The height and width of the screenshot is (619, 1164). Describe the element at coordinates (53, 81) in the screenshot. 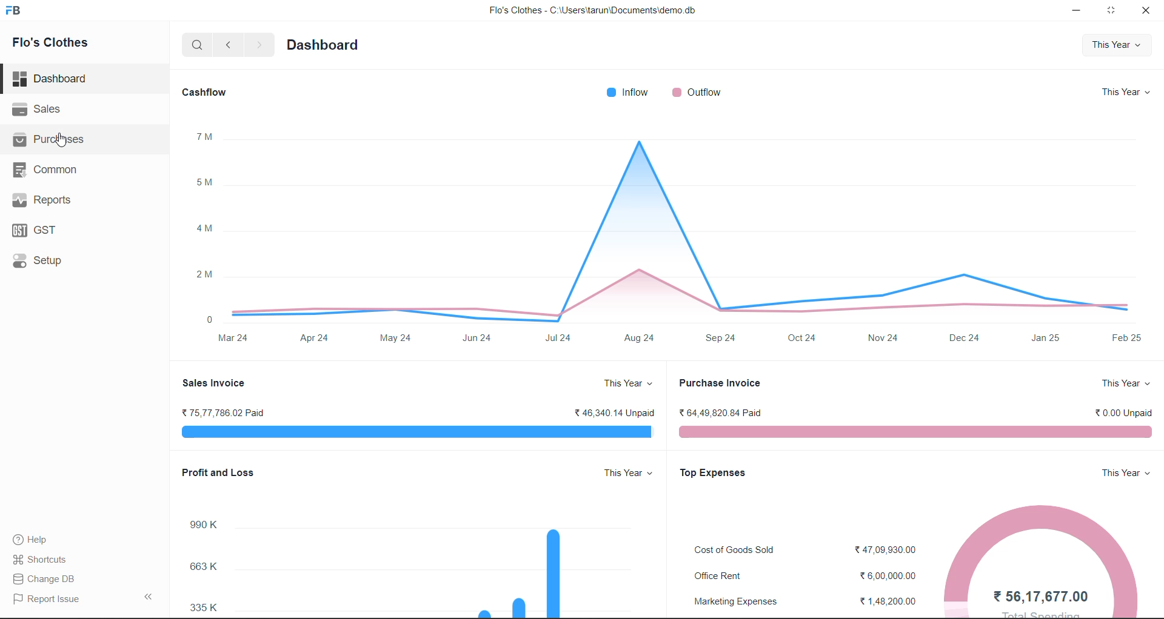

I see ` Dashboard` at that location.